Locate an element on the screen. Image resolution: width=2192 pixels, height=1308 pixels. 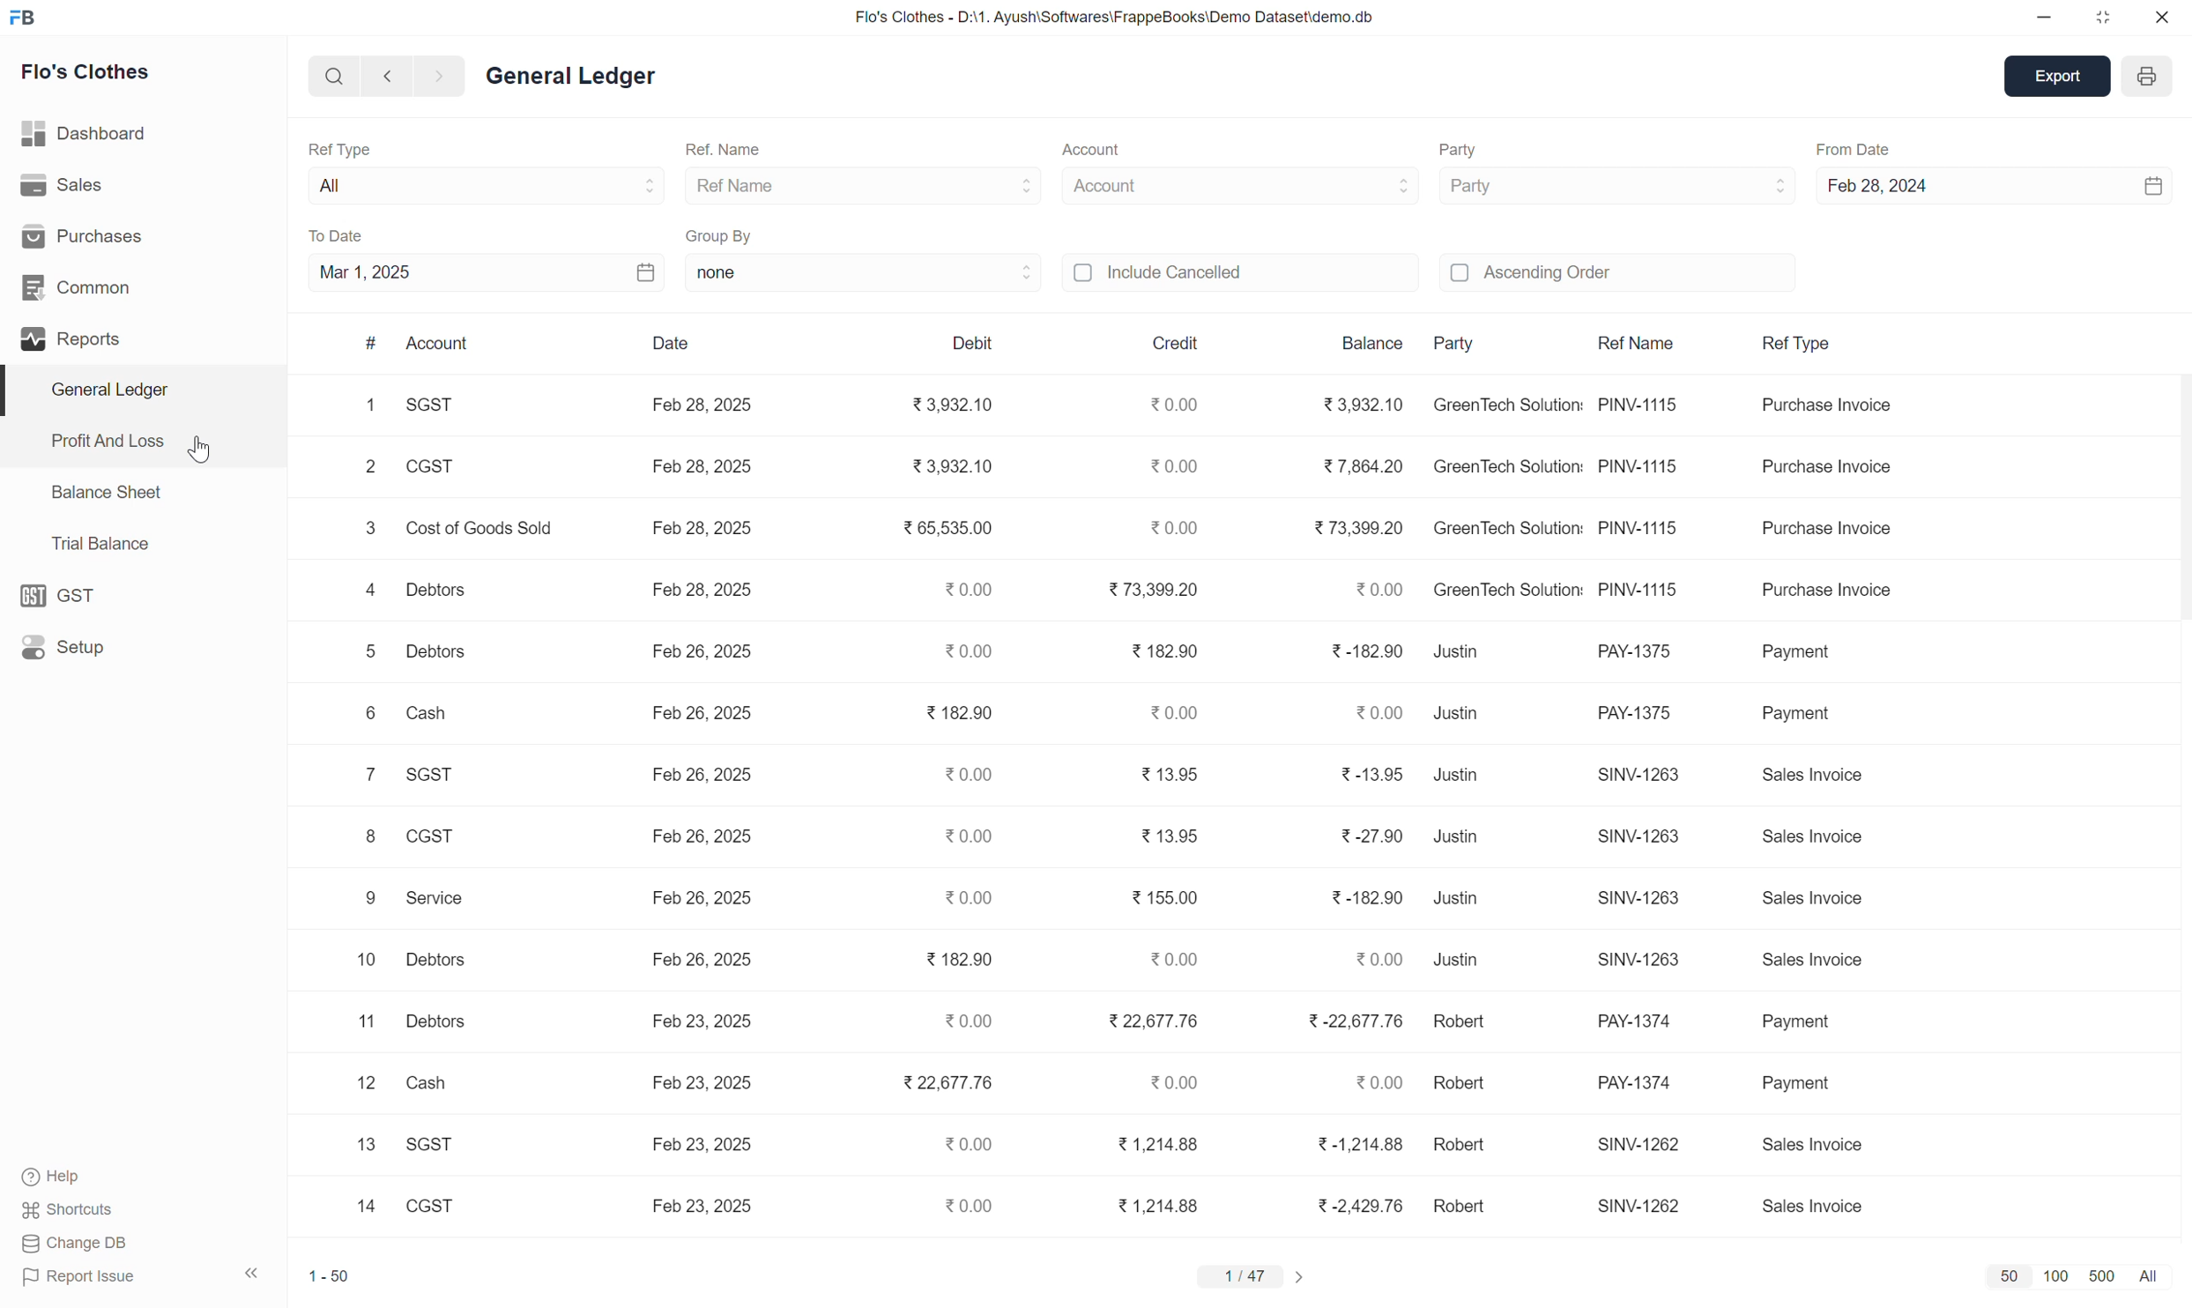
₹65,535.00 is located at coordinates (947, 530).